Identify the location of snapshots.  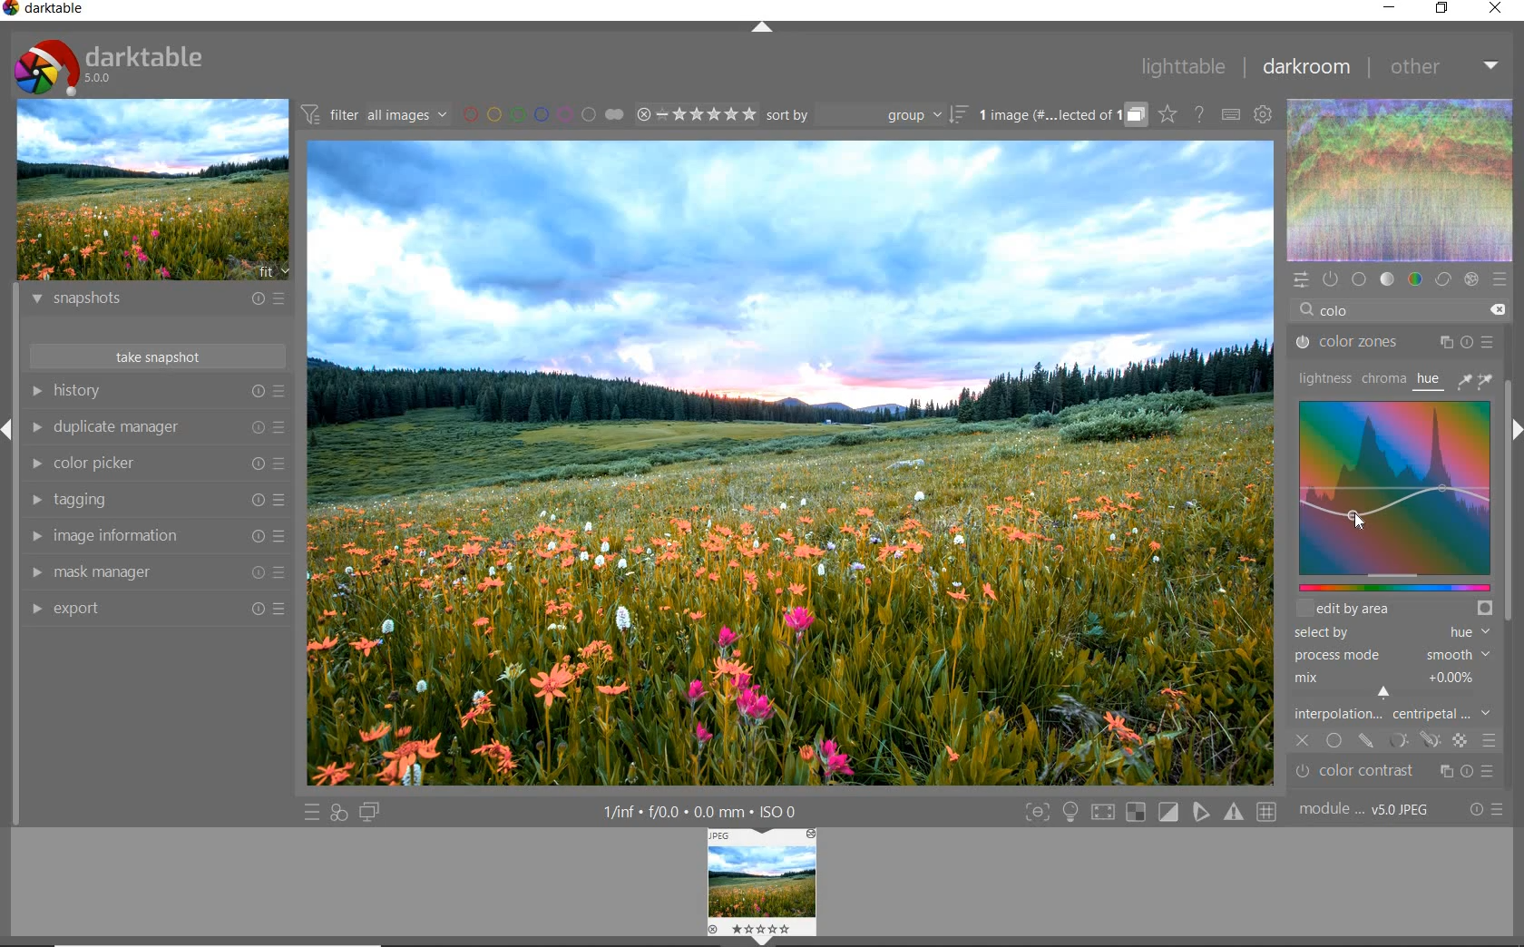
(154, 302).